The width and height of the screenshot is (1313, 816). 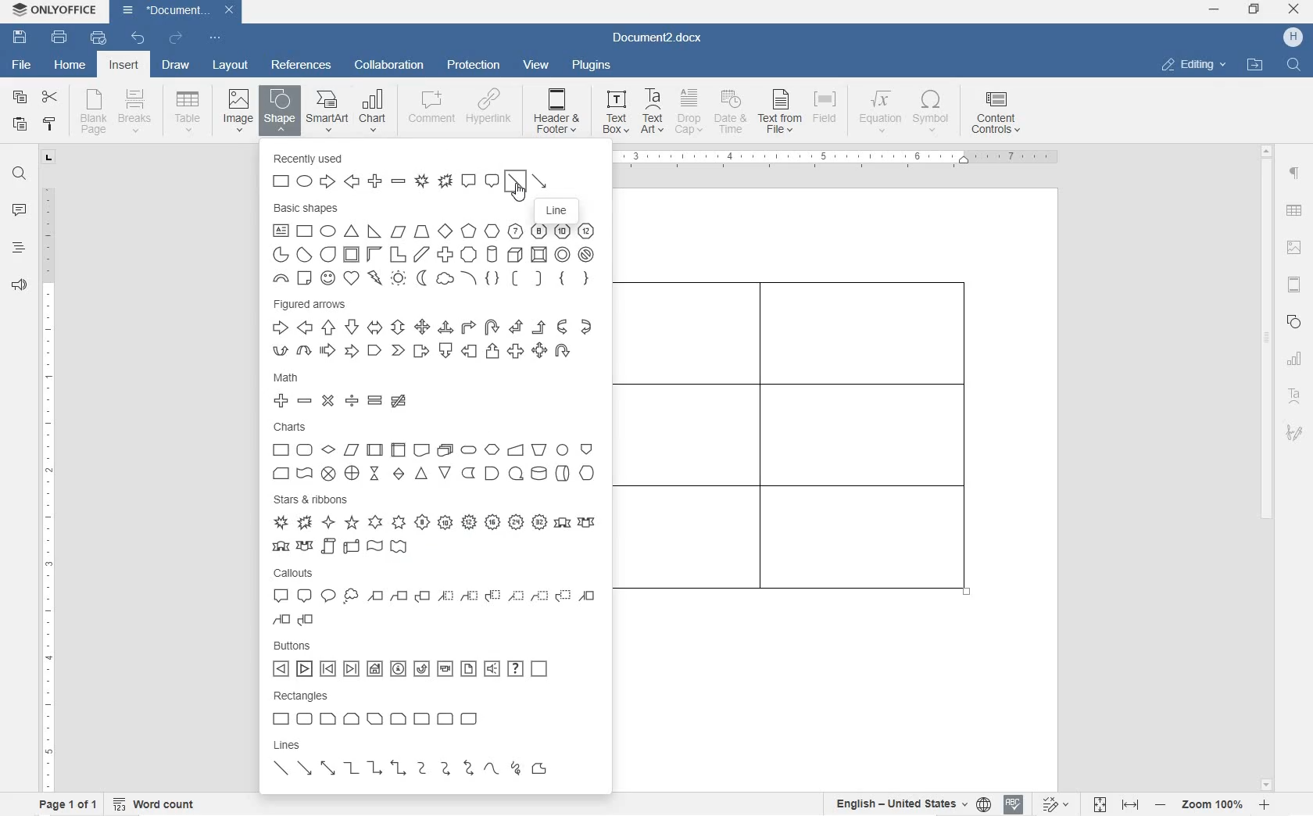 What do you see at coordinates (389, 66) in the screenshot?
I see `collaboration` at bounding box center [389, 66].